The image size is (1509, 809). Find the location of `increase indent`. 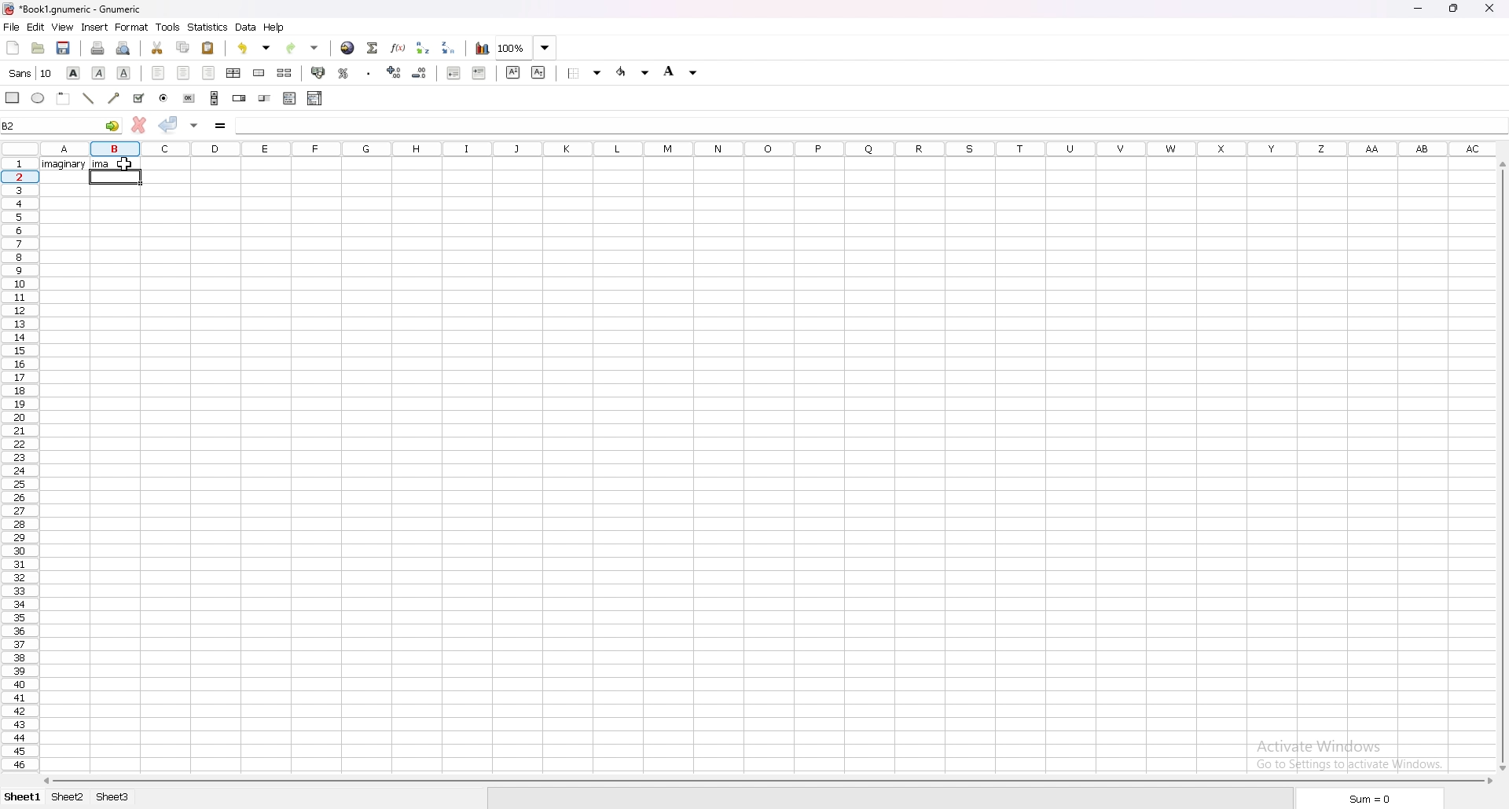

increase indent is located at coordinates (479, 73).